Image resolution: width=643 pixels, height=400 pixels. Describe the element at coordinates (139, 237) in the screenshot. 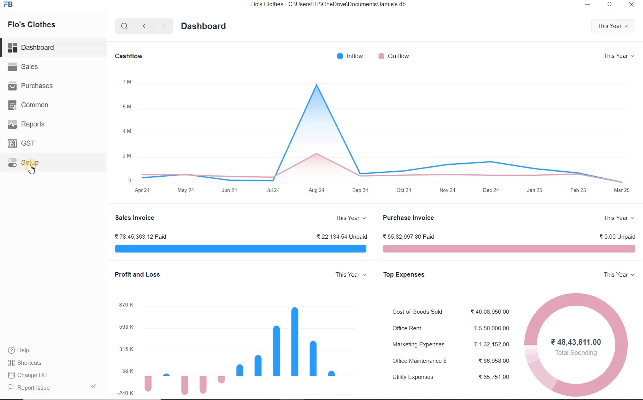

I see `78,45,363.12 Paid` at that location.